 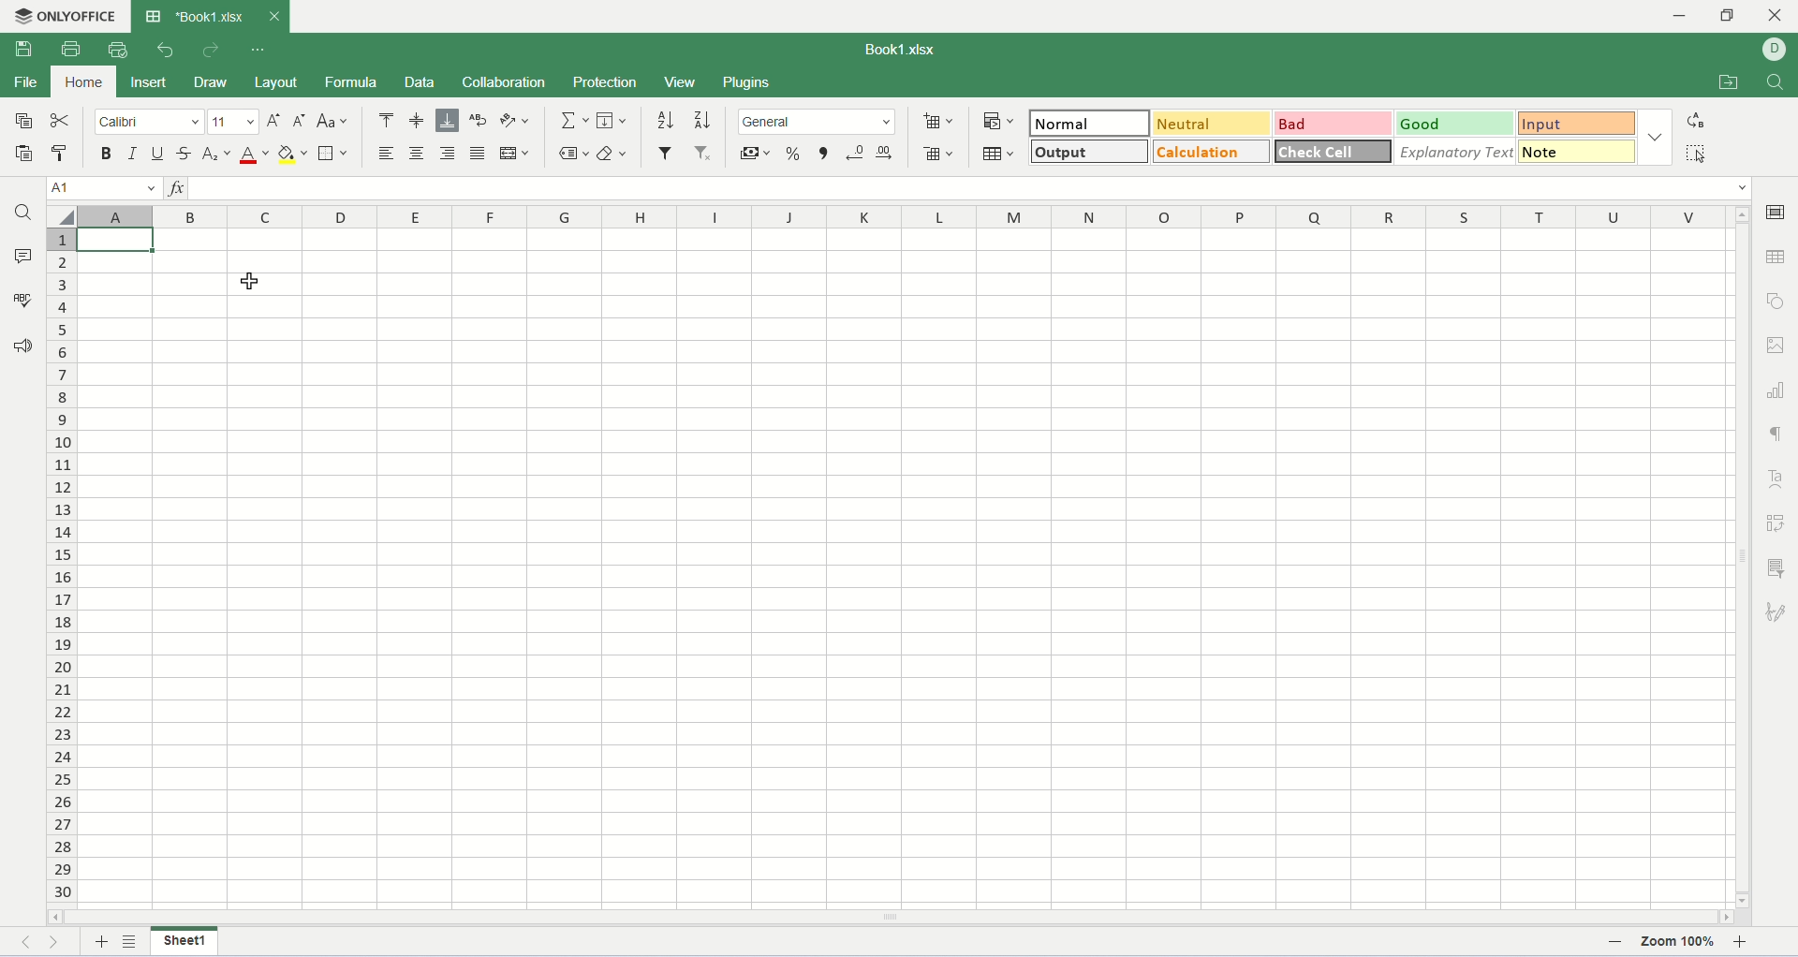 I want to click on sort ascending, so click(x=667, y=120).